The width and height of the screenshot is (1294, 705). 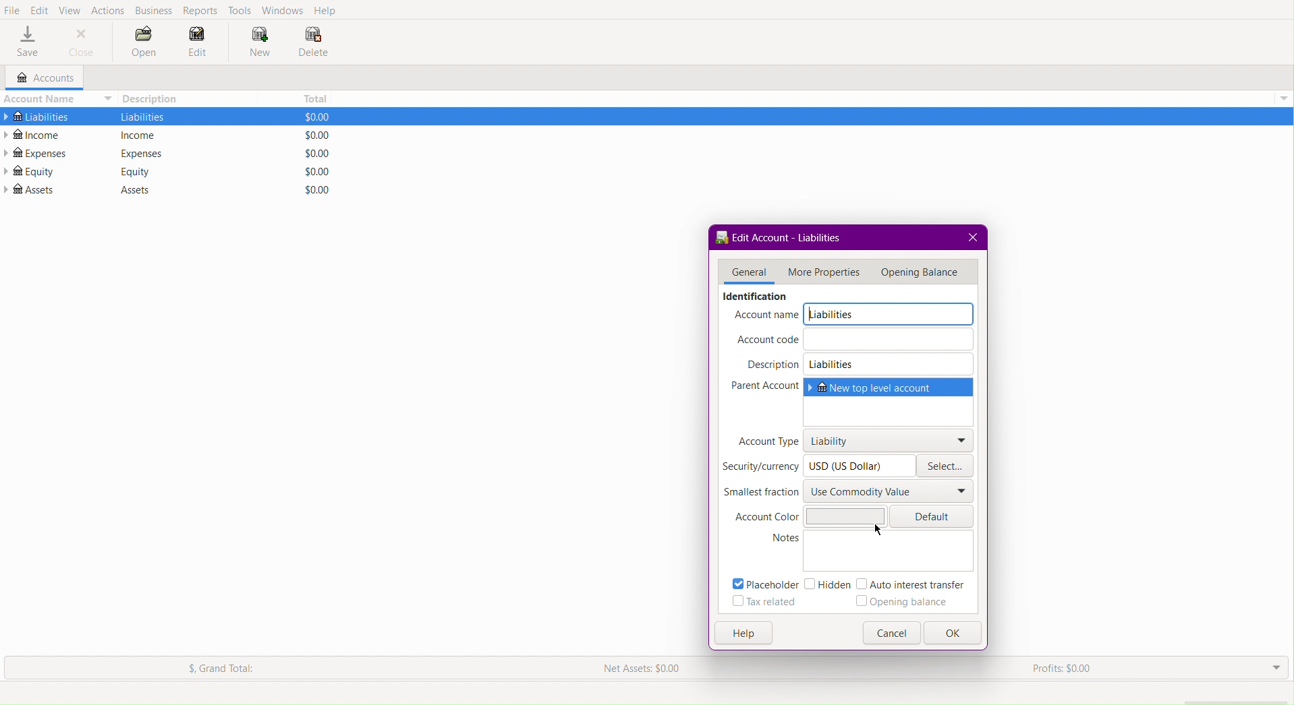 I want to click on Liabilities, so click(x=832, y=364).